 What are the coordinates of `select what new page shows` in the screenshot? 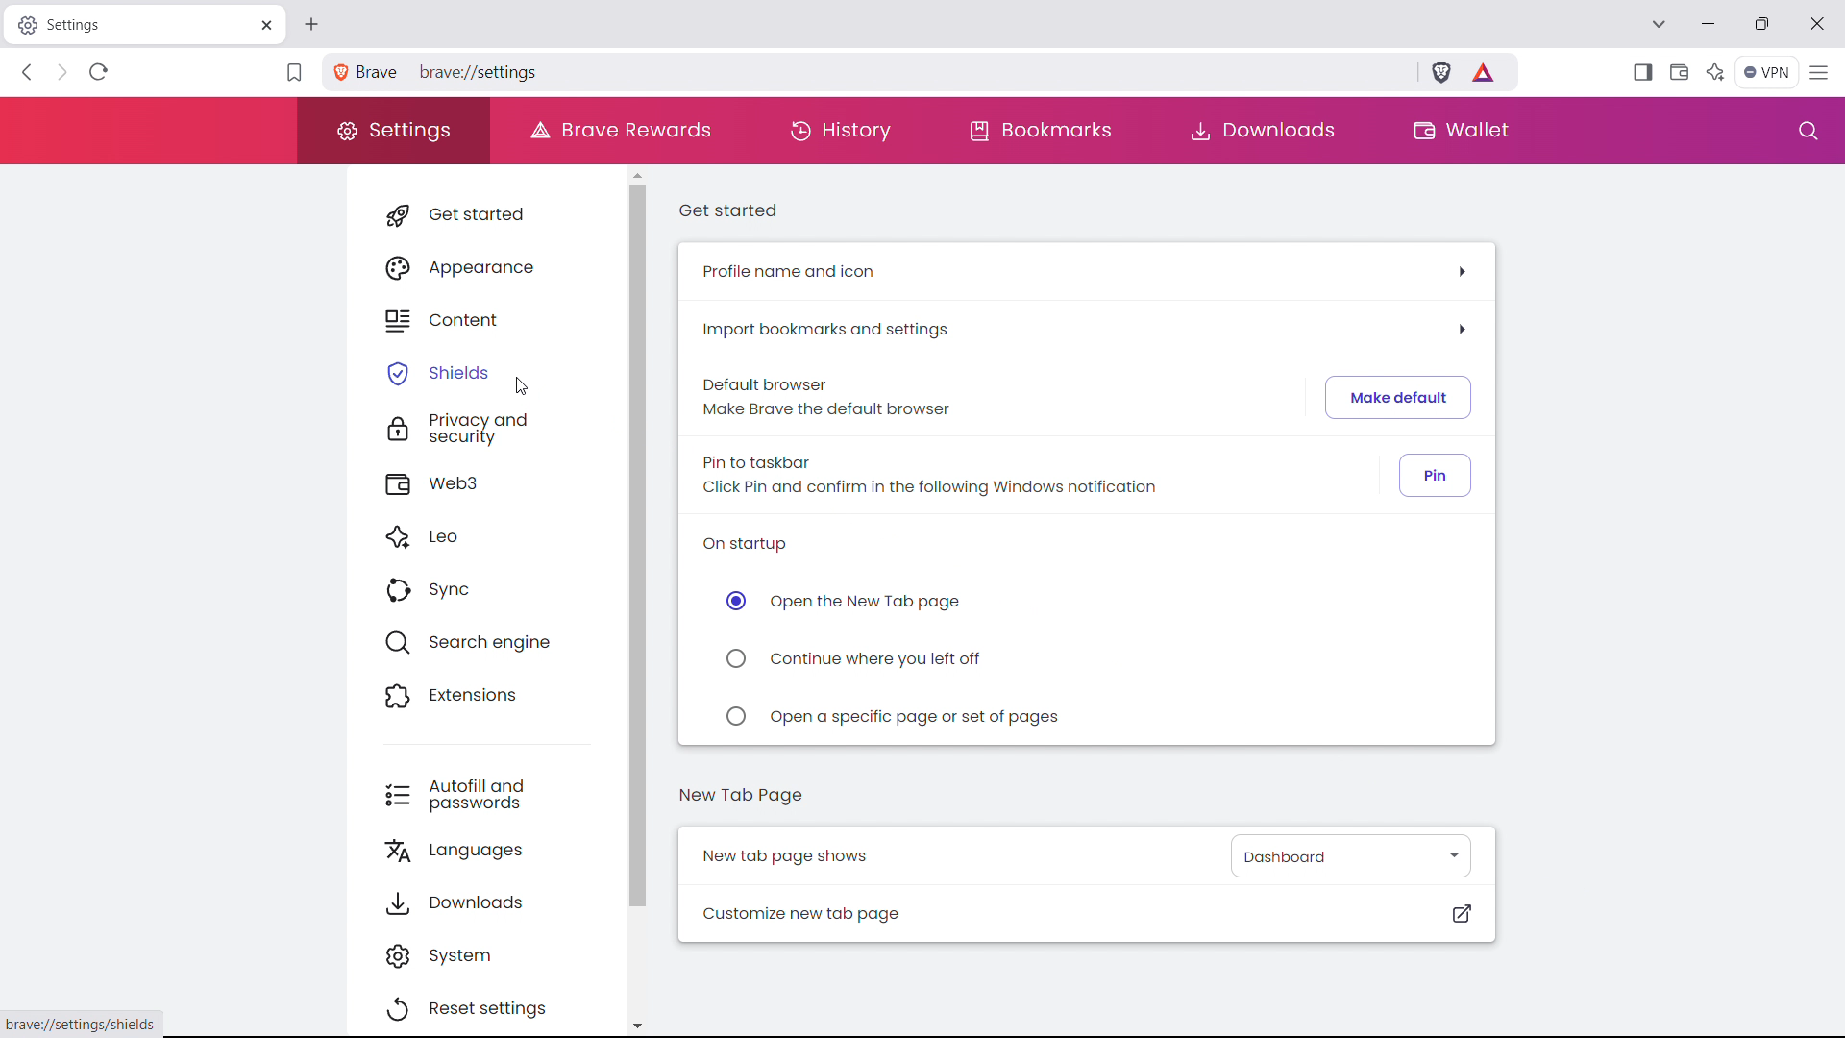 It's located at (1349, 854).